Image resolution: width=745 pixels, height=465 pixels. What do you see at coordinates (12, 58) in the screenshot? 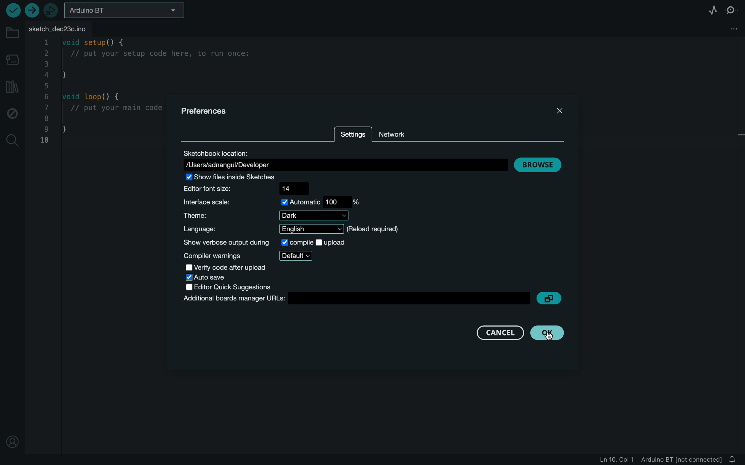
I see `board manager` at bounding box center [12, 58].